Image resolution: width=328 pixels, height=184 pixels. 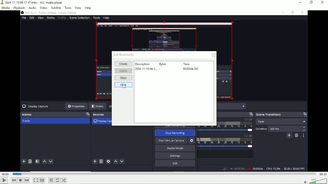 What do you see at coordinates (323, 174) in the screenshot?
I see `00:10` at bounding box center [323, 174].